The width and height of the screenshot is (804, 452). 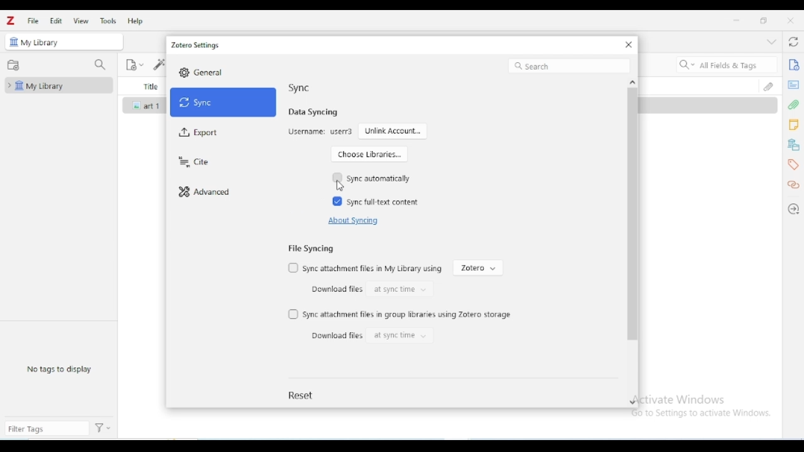 What do you see at coordinates (99, 65) in the screenshot?
I see `filter collections` at bounding box center [99, 65].